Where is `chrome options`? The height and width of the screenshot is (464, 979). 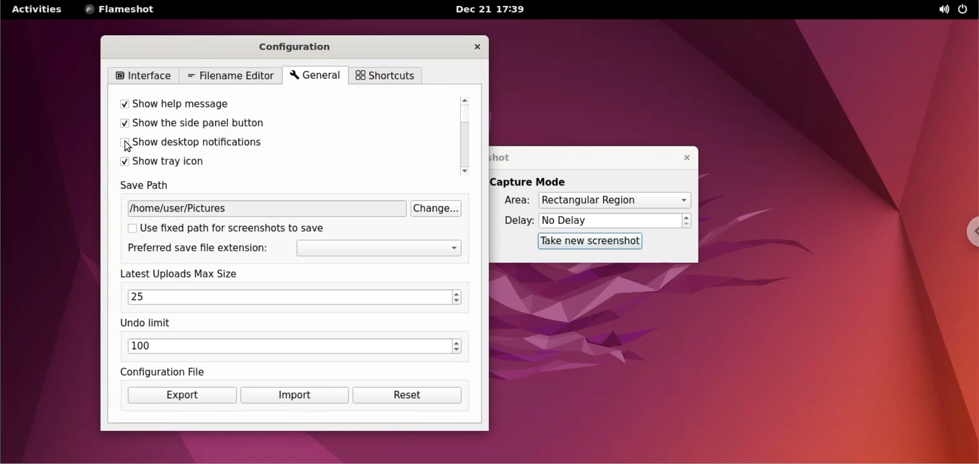 chrome options is located at coordinates (968, 233).